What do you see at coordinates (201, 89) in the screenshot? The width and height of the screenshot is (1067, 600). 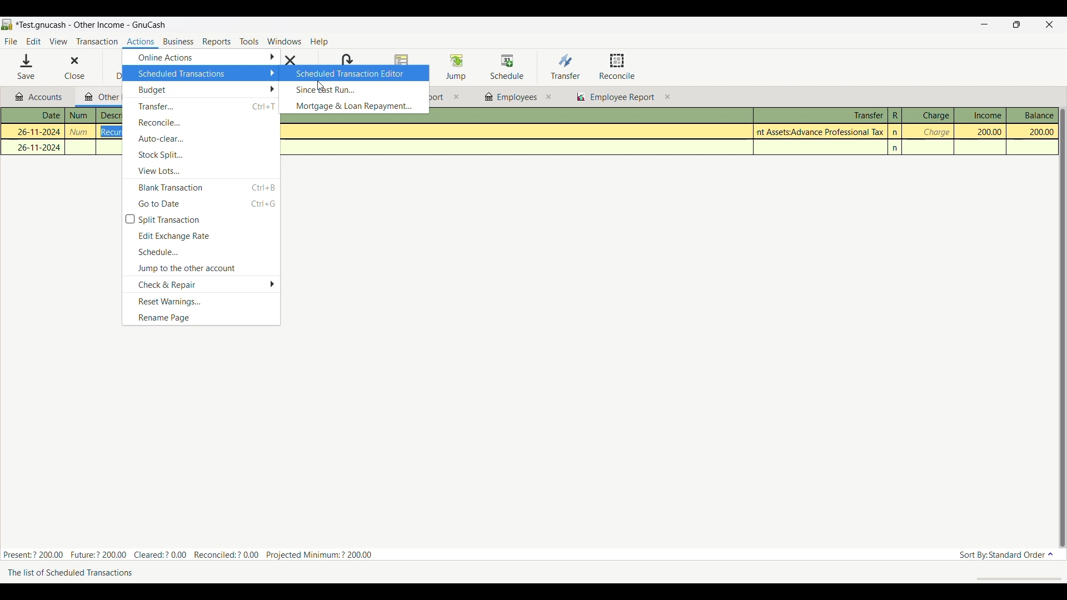 I see `Budget options` at bounding box center [201, 89].